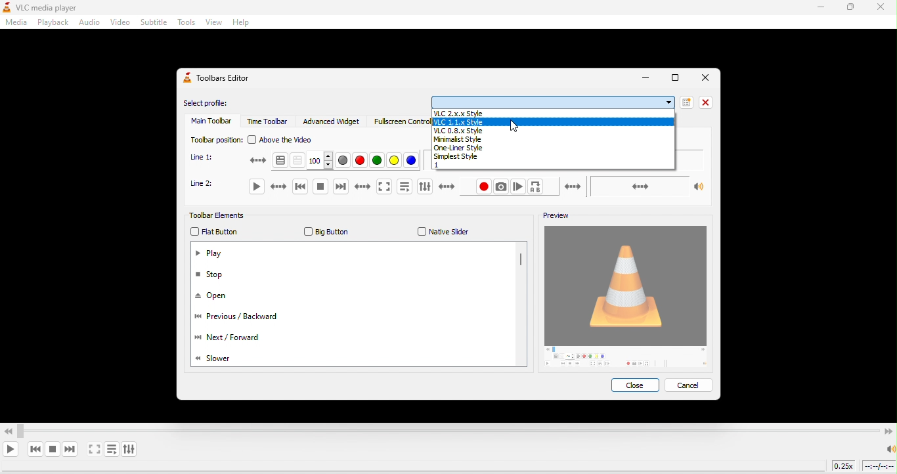 The width and height of the screenshot is (897, 474). Describe the element at coordinates (217, 297) in the screenshot. I see `open` at that location.